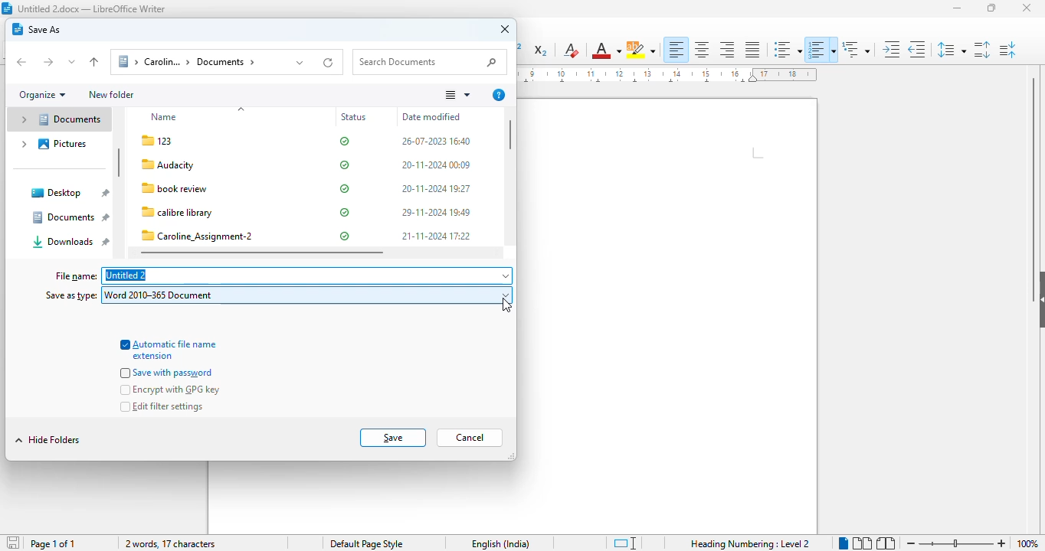 The height and width of the screenshot is (551, 1045). What do you see at coordinates (307, 276) in the screenshot?
I see `untitled 2` at bounding box center [307, 276].